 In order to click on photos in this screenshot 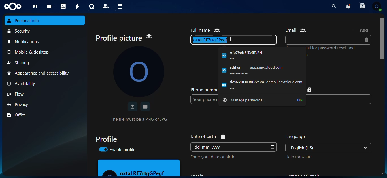, I will do `click(63, 6)`.